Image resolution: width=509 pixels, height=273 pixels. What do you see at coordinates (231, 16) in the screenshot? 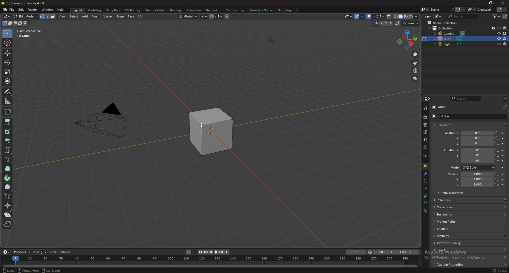
I see `proportional editing objcets` at bounding box center [231, 16].